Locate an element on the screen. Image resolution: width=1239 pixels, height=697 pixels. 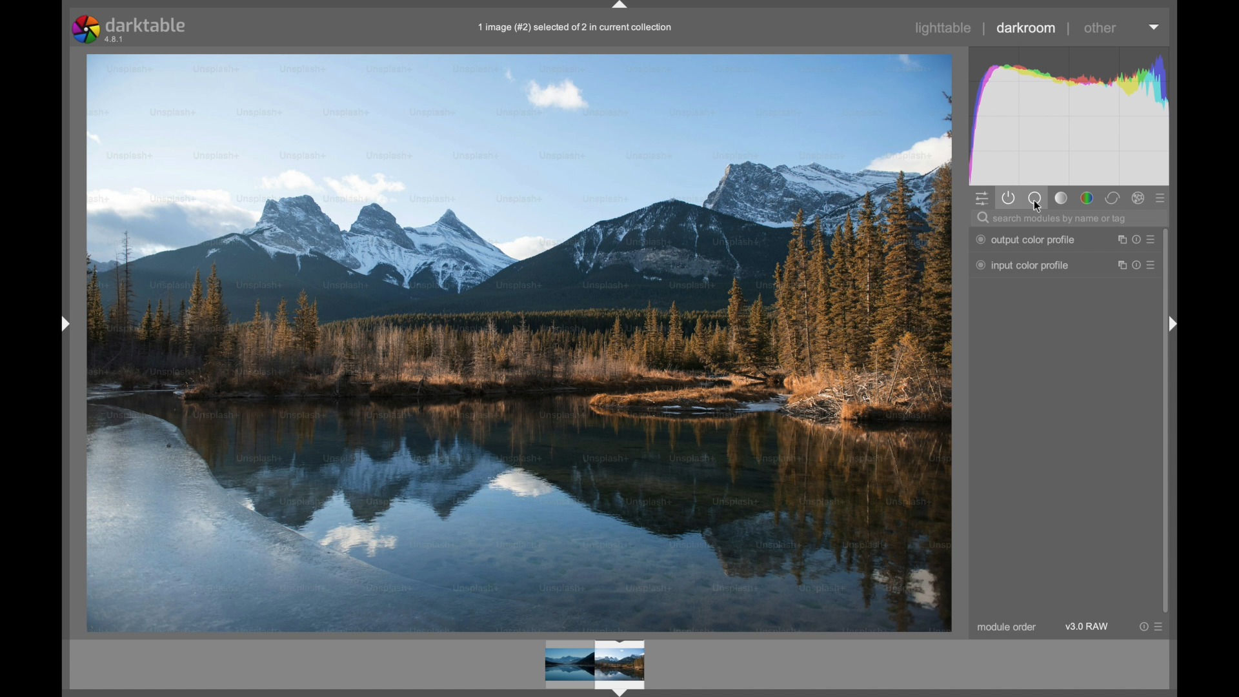
video preview is located at coordinates (518, 342).